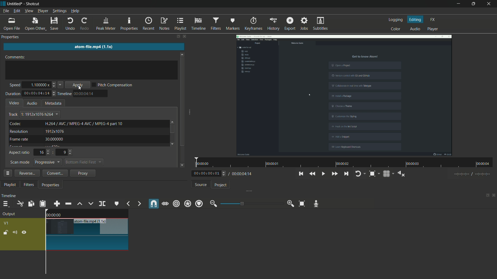 Image resolution: width=497 pixels, height=279 pixels. Describe the element at coordinates (433, 20) in the screenshot. I see `fx` at that location.